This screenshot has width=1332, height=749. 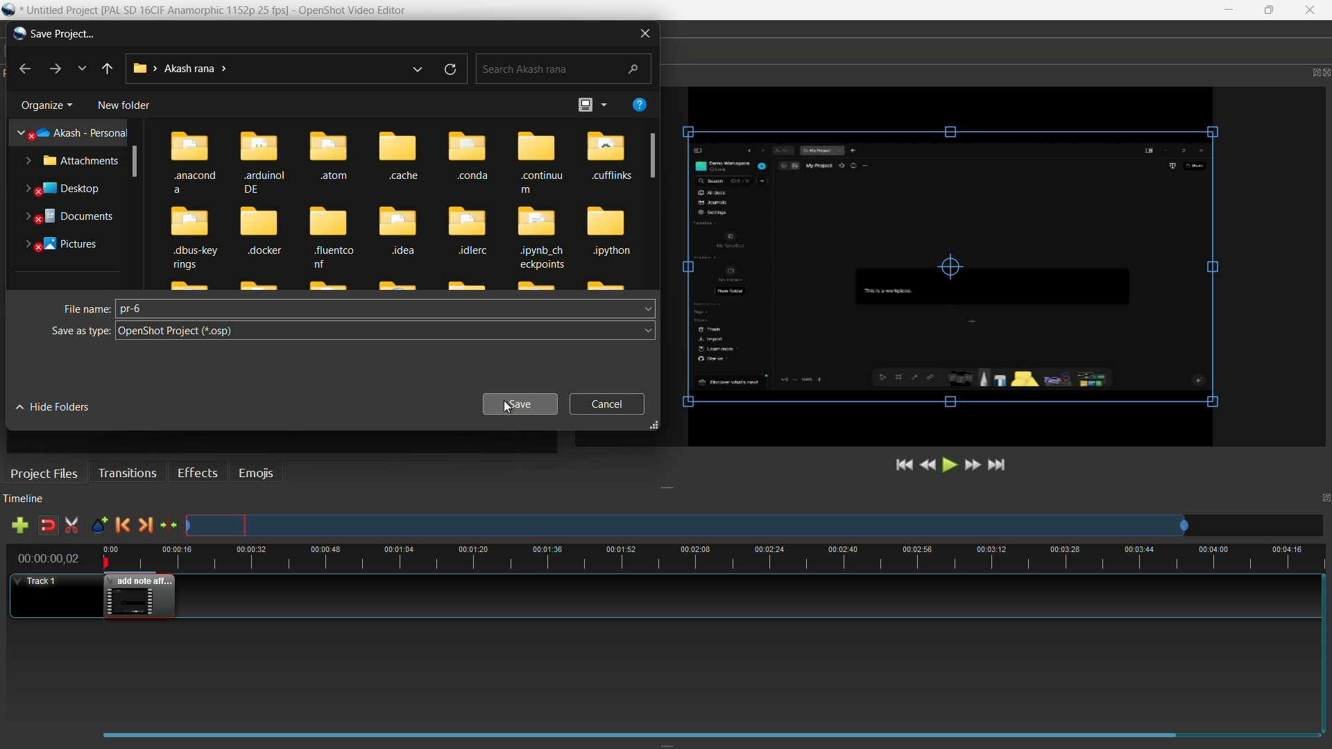 What do you see at coordinates (99, 526) in the screenshot?
I see `create marker` at bounding box center [99, 526].